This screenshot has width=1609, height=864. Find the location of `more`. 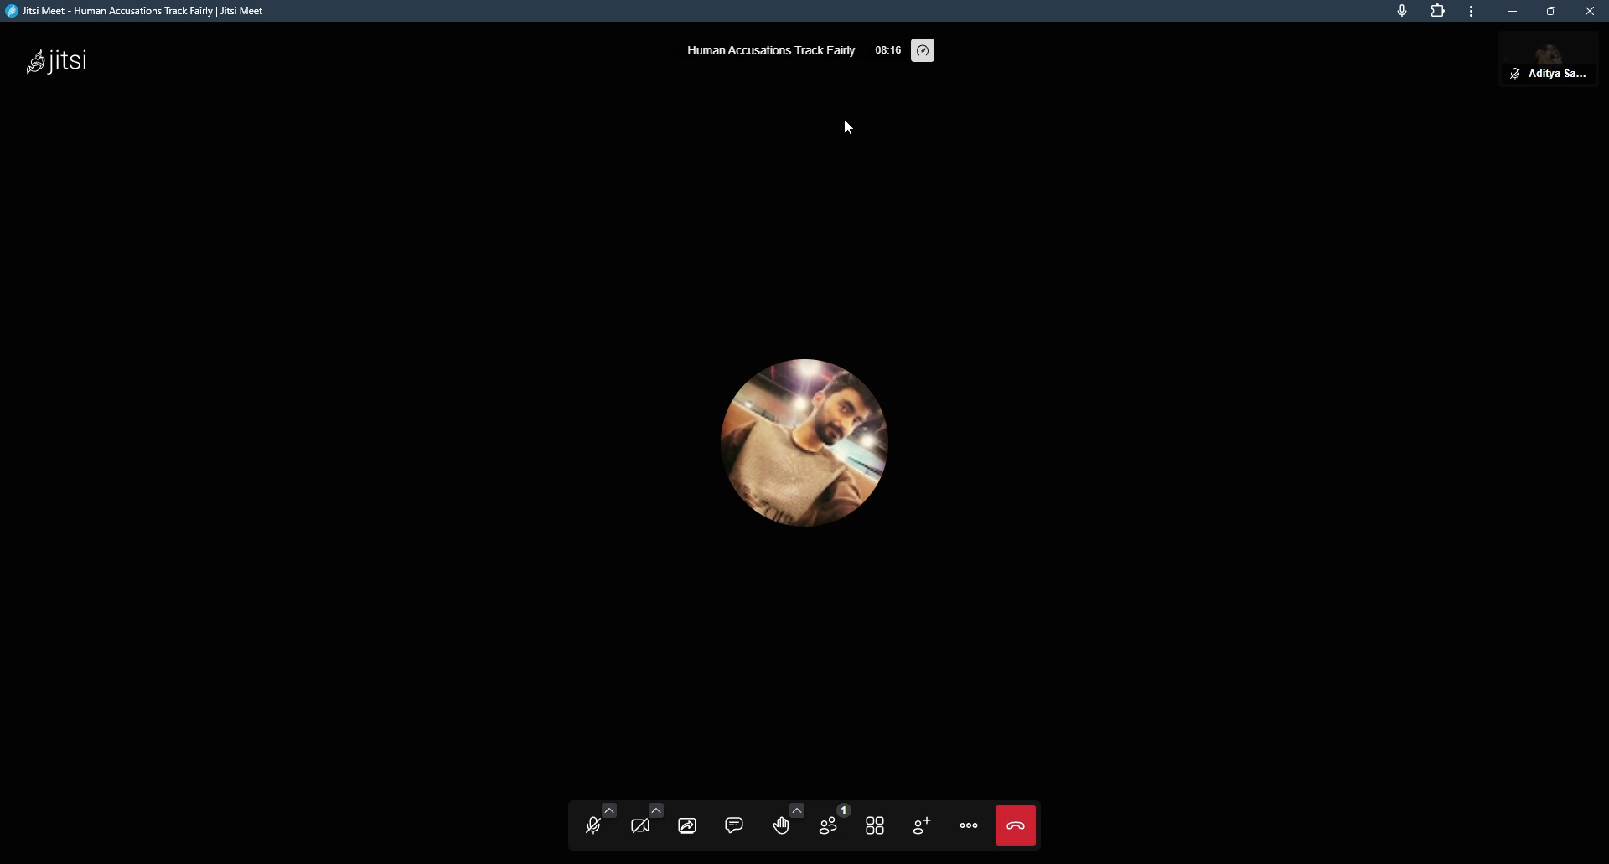

more is located at coordinates (1470, 12).